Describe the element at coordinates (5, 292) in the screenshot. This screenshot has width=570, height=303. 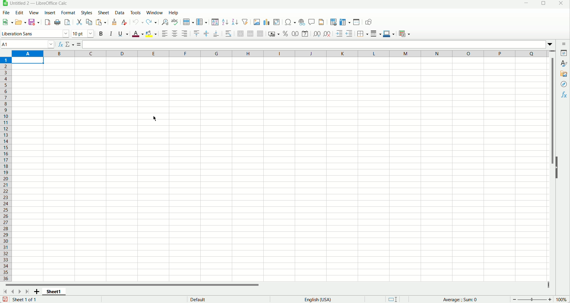
I see `Scroll to first sheet` at that location.